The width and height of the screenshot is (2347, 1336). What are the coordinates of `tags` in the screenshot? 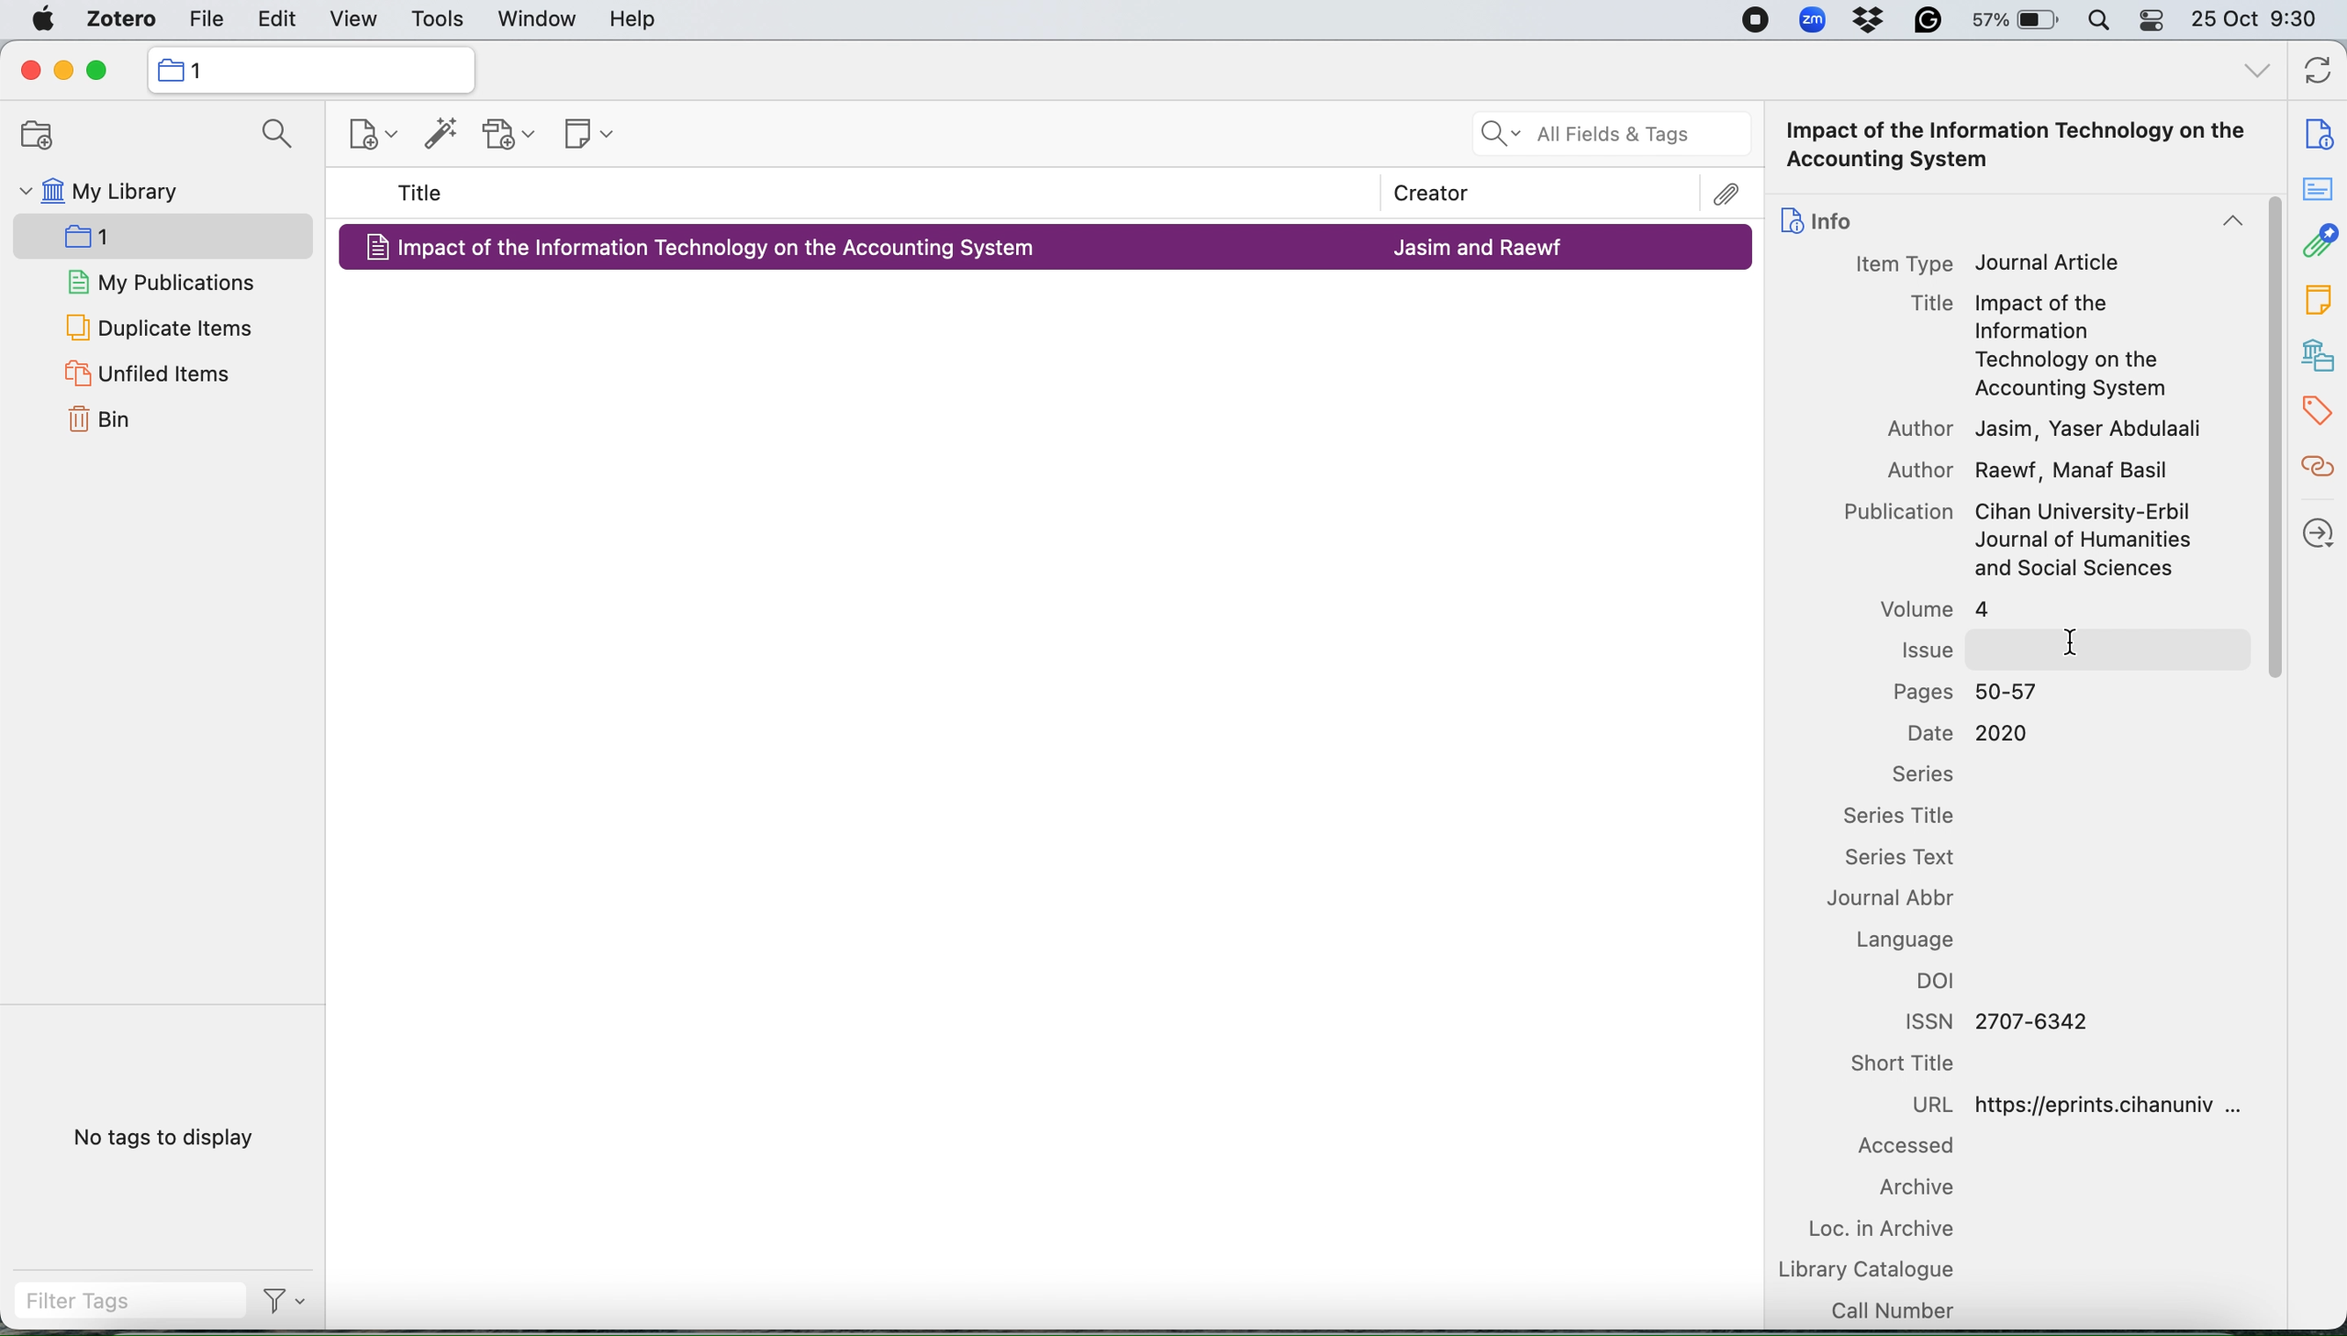 It's located at (2316, 411).